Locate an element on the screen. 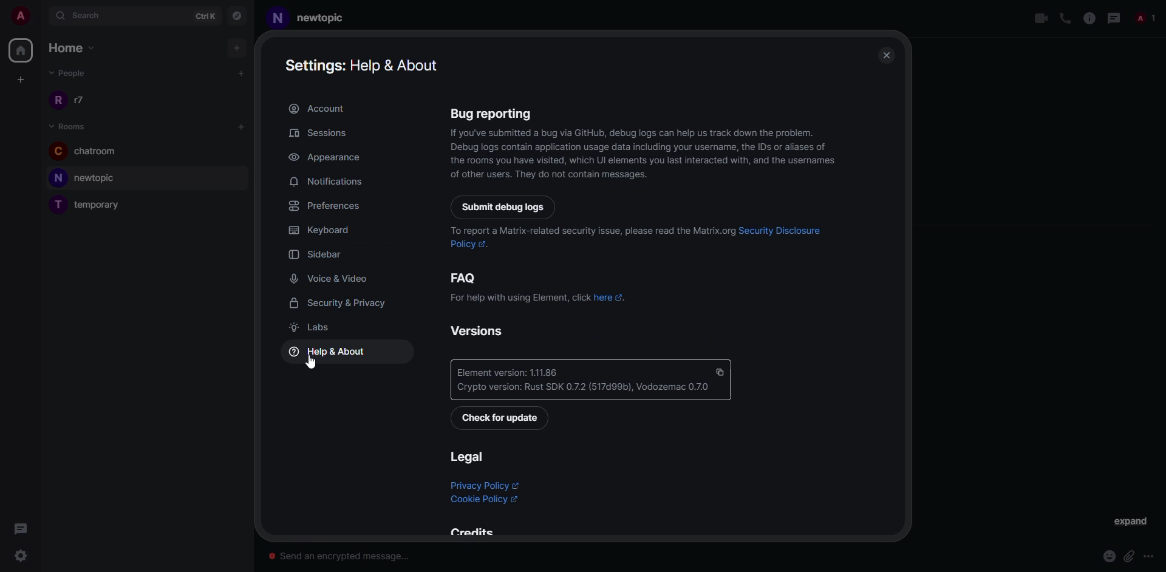 Image resolution: width=1166 pixels, height=572 pixels. click is located at coordinates (22, 556).